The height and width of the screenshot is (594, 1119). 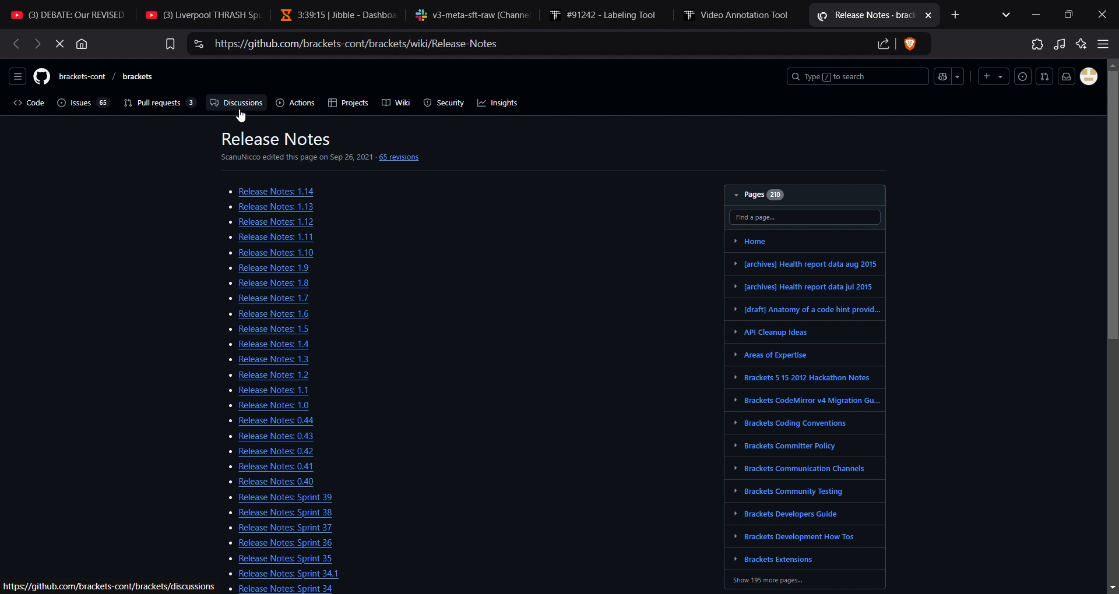 I want to click on close, so click(x=57, y=43).